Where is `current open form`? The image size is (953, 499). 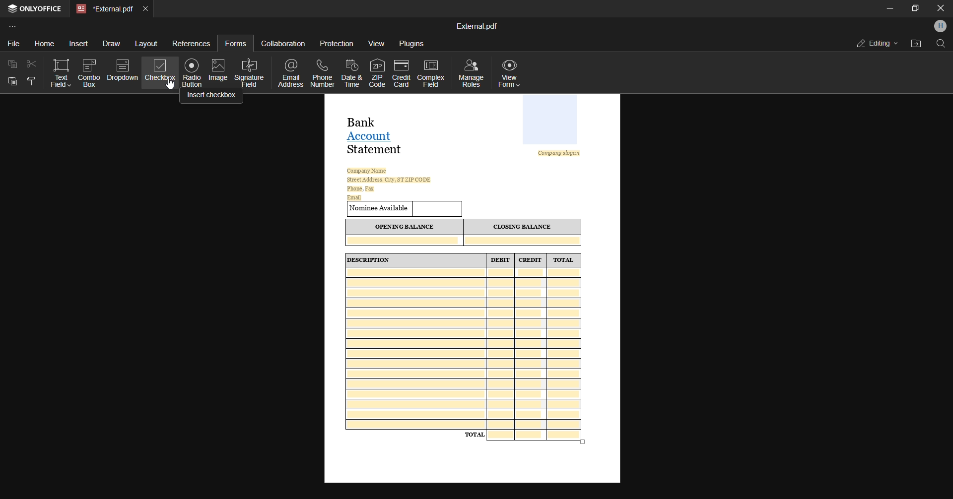 current open form is located at coordinates (473, 290).